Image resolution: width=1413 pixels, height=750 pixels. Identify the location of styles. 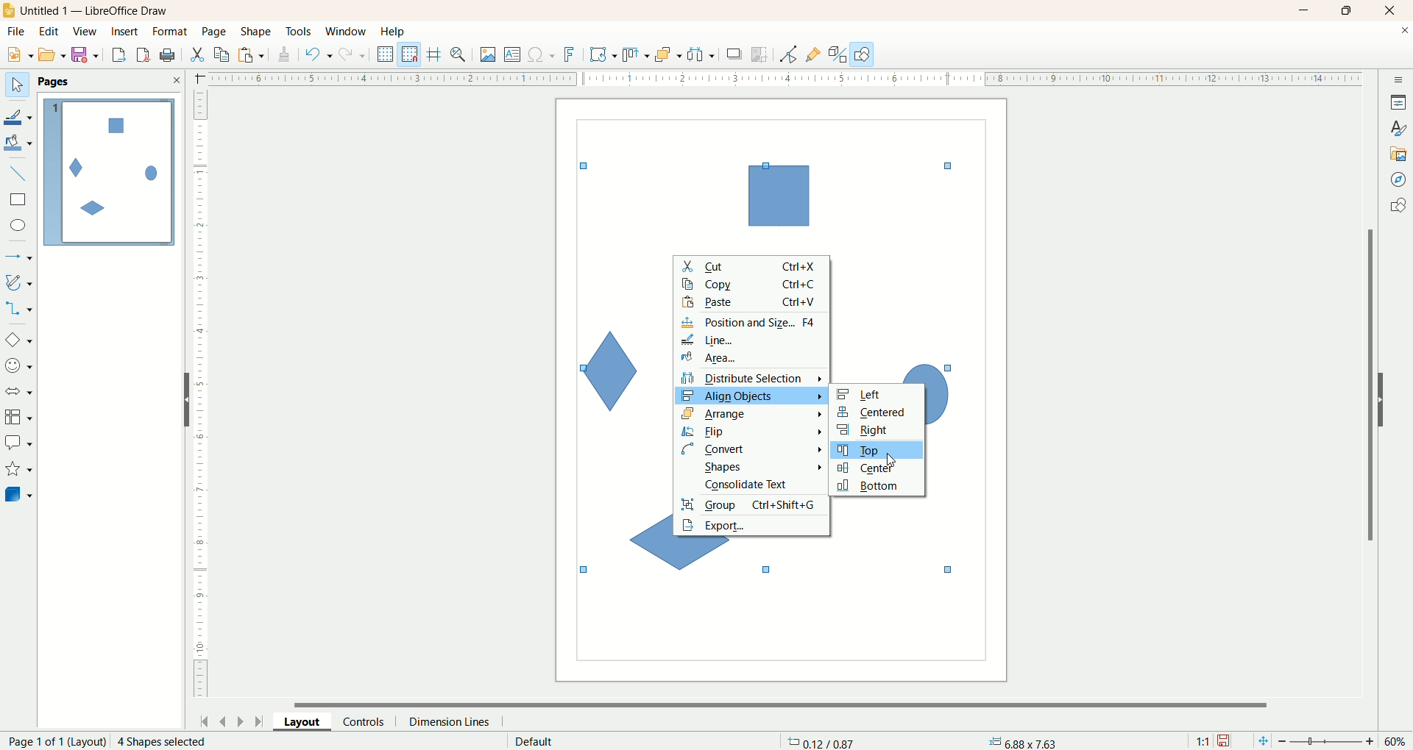
(1398, 126).